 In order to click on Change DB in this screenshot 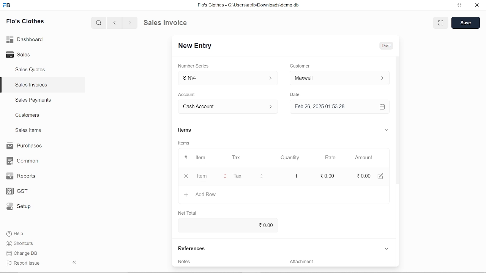, I will do `click(24, 253)`.